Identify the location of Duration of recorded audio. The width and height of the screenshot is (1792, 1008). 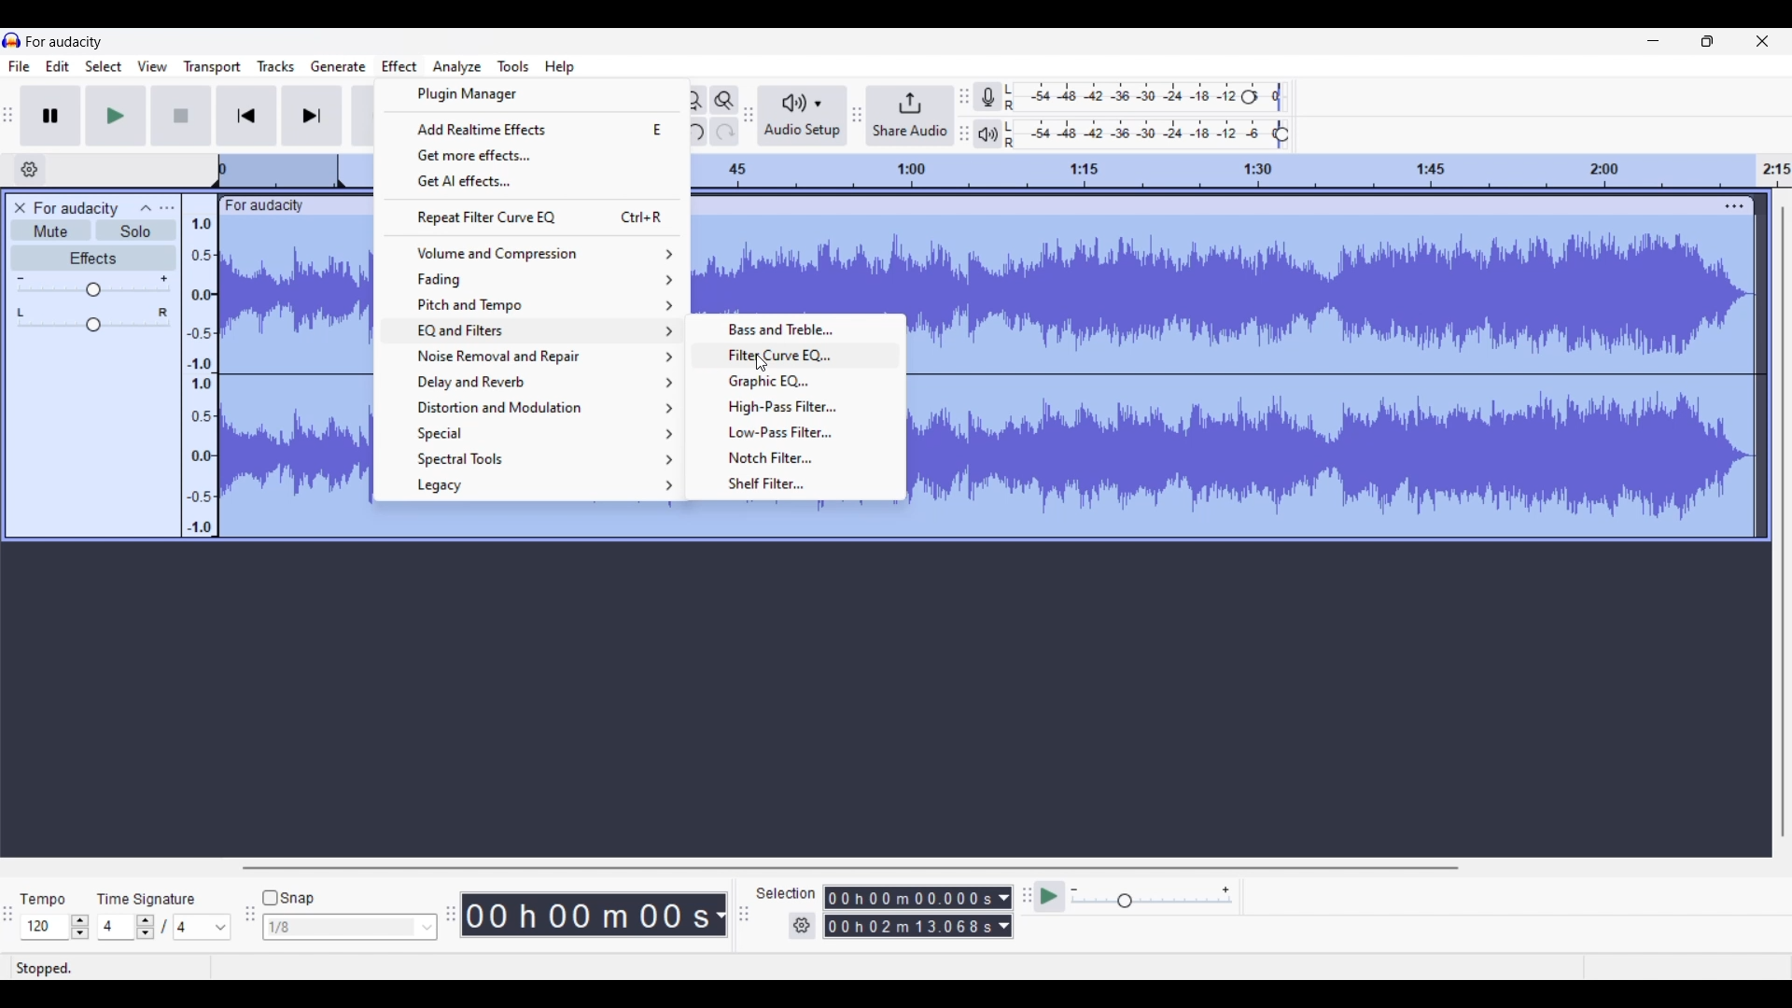
(588, 916).